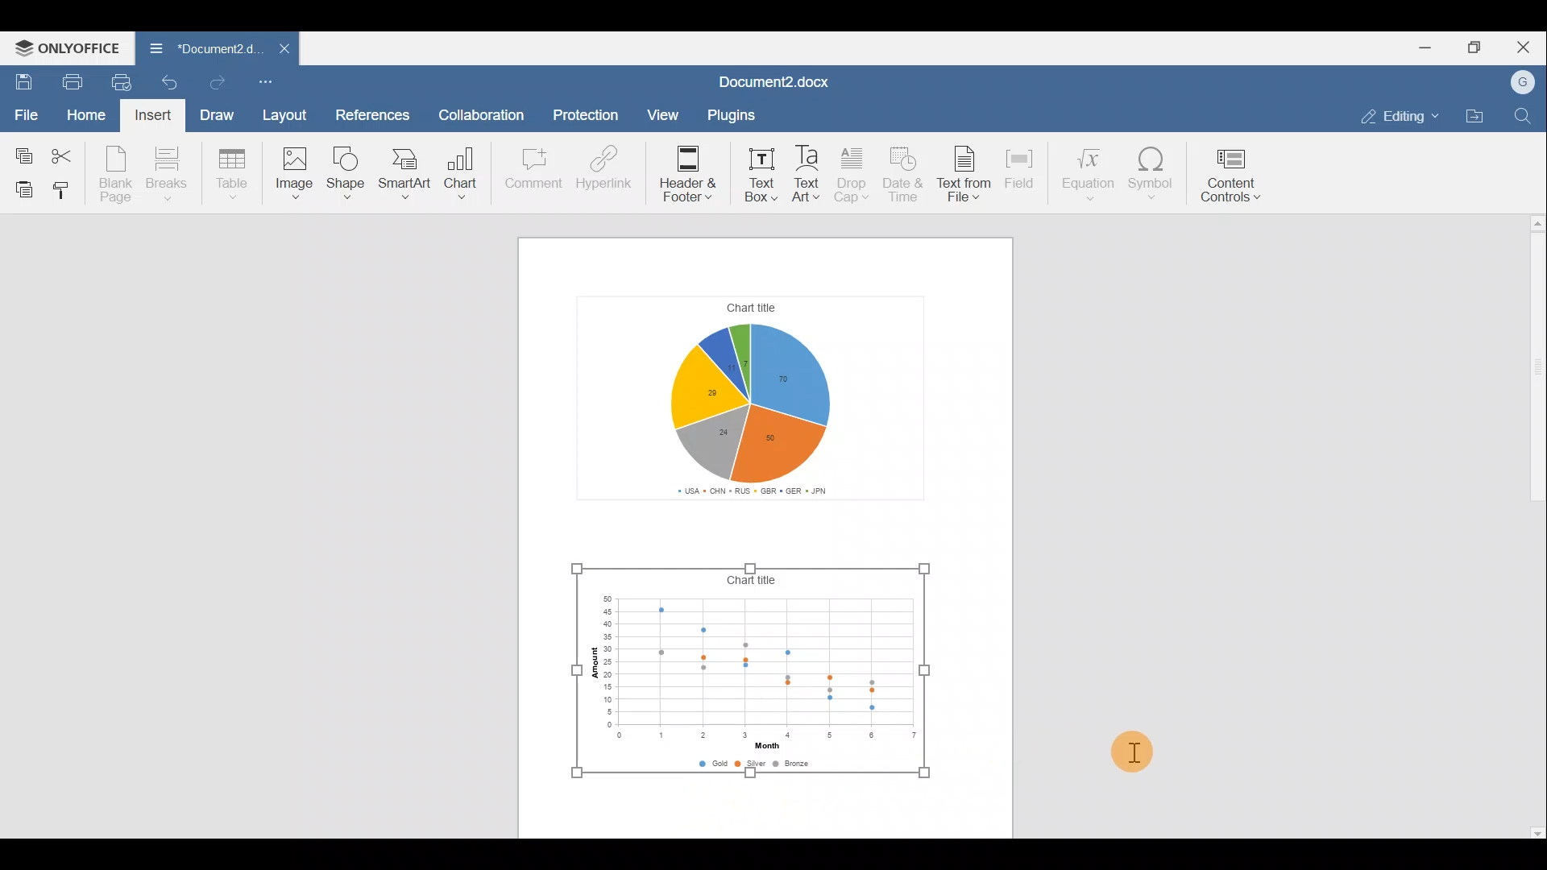  What do you see at coordinates (604, 170) in the screenshot?
I see `Hyperlink` at bounding box center [604, 170].